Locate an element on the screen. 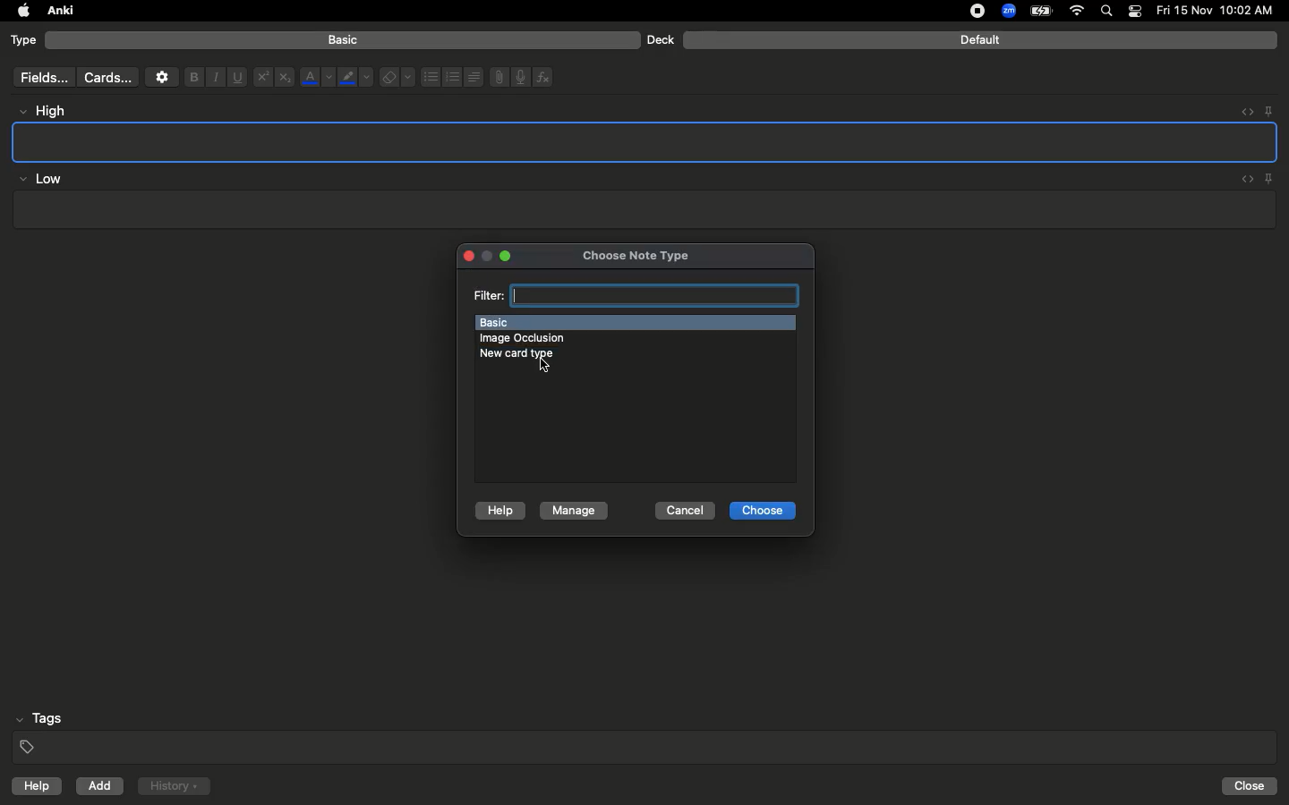 This screenshot has height=805, width=1289. History is located at coordinates (174, 786).